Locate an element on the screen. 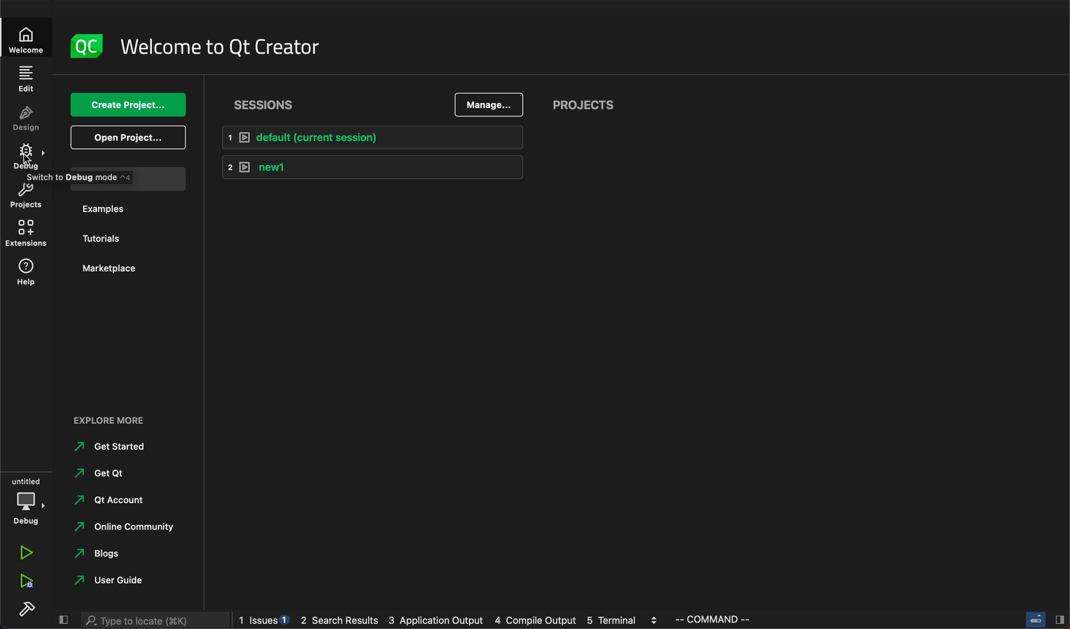 Image resolution: width=1070 pixels, height=629 pixels. close slidebar is located at coordinates (61, 620).